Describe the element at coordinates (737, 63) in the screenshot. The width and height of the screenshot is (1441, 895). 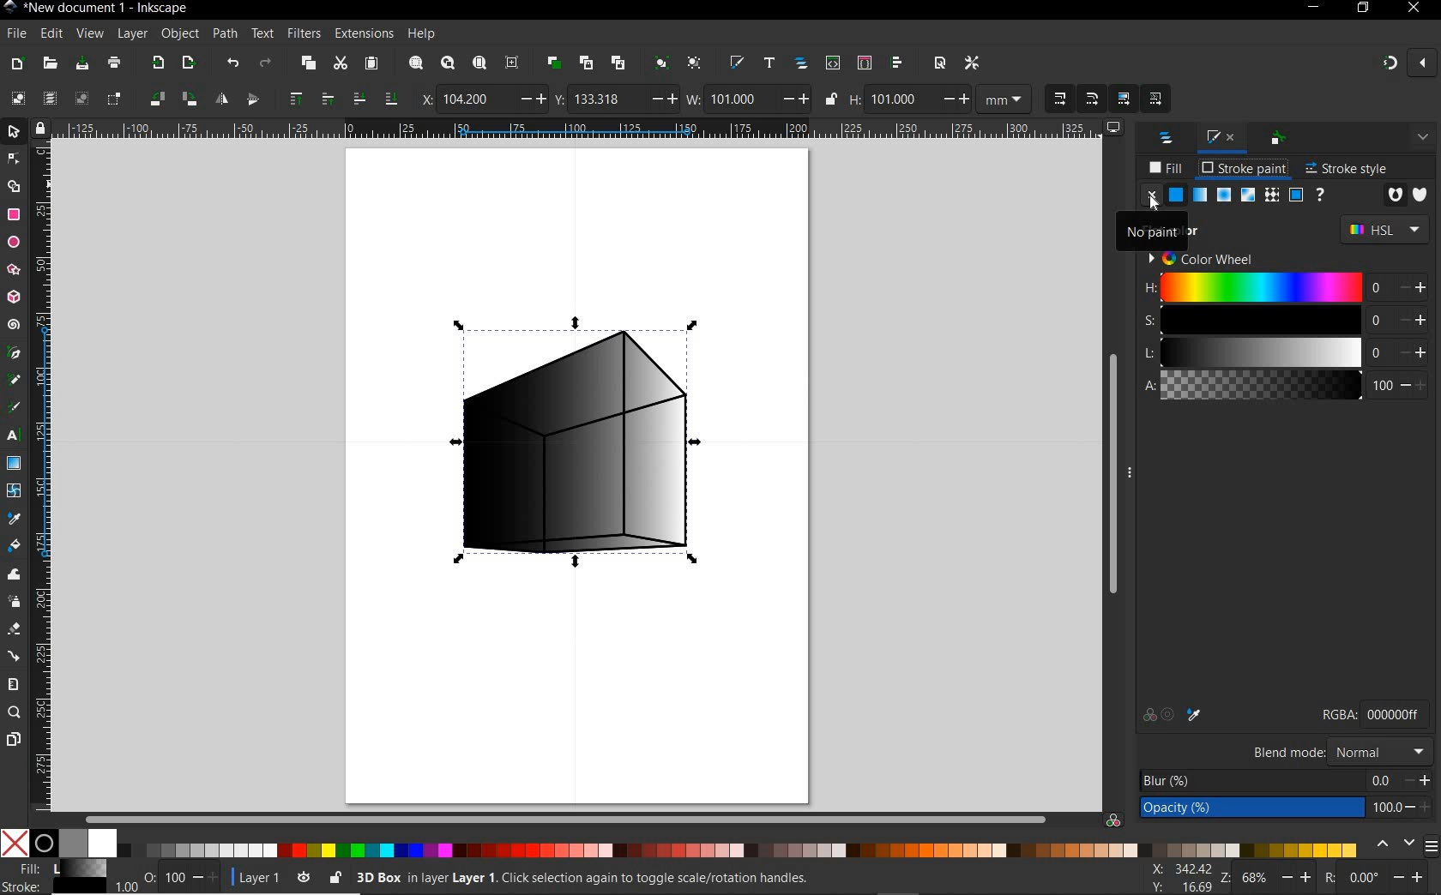
I see `OPEN FILL AND STROKE` at that location.